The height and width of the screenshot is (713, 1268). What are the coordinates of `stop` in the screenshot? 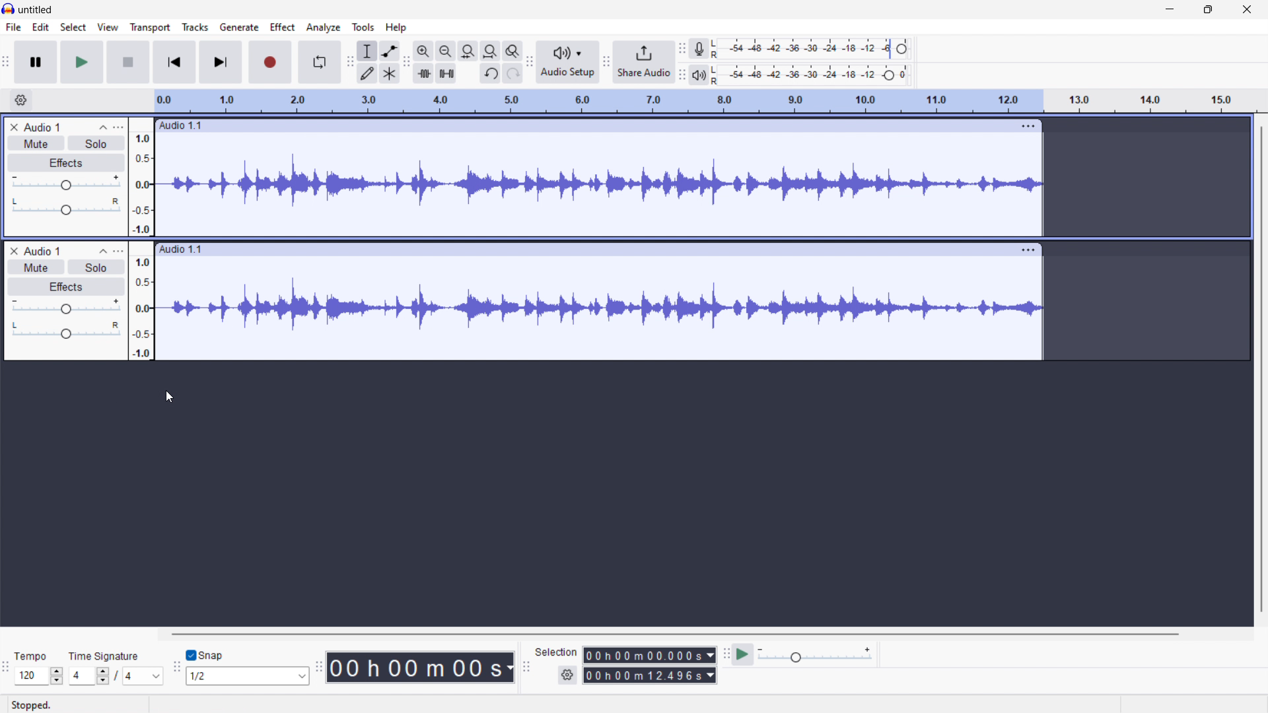 It's located at (128, 61).